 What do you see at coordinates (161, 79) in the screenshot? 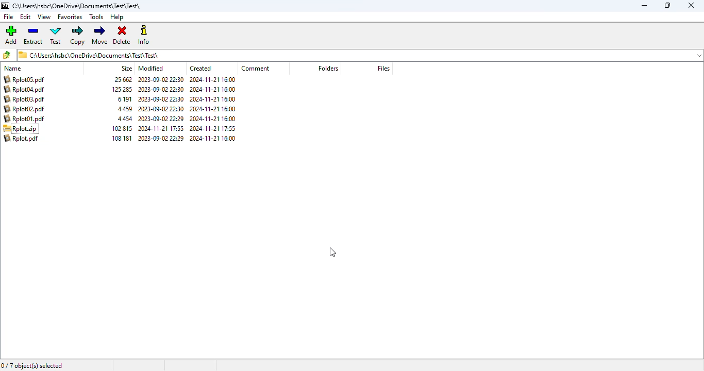
I see `2023-09-02 22:30` at bounding box center [161, 79].